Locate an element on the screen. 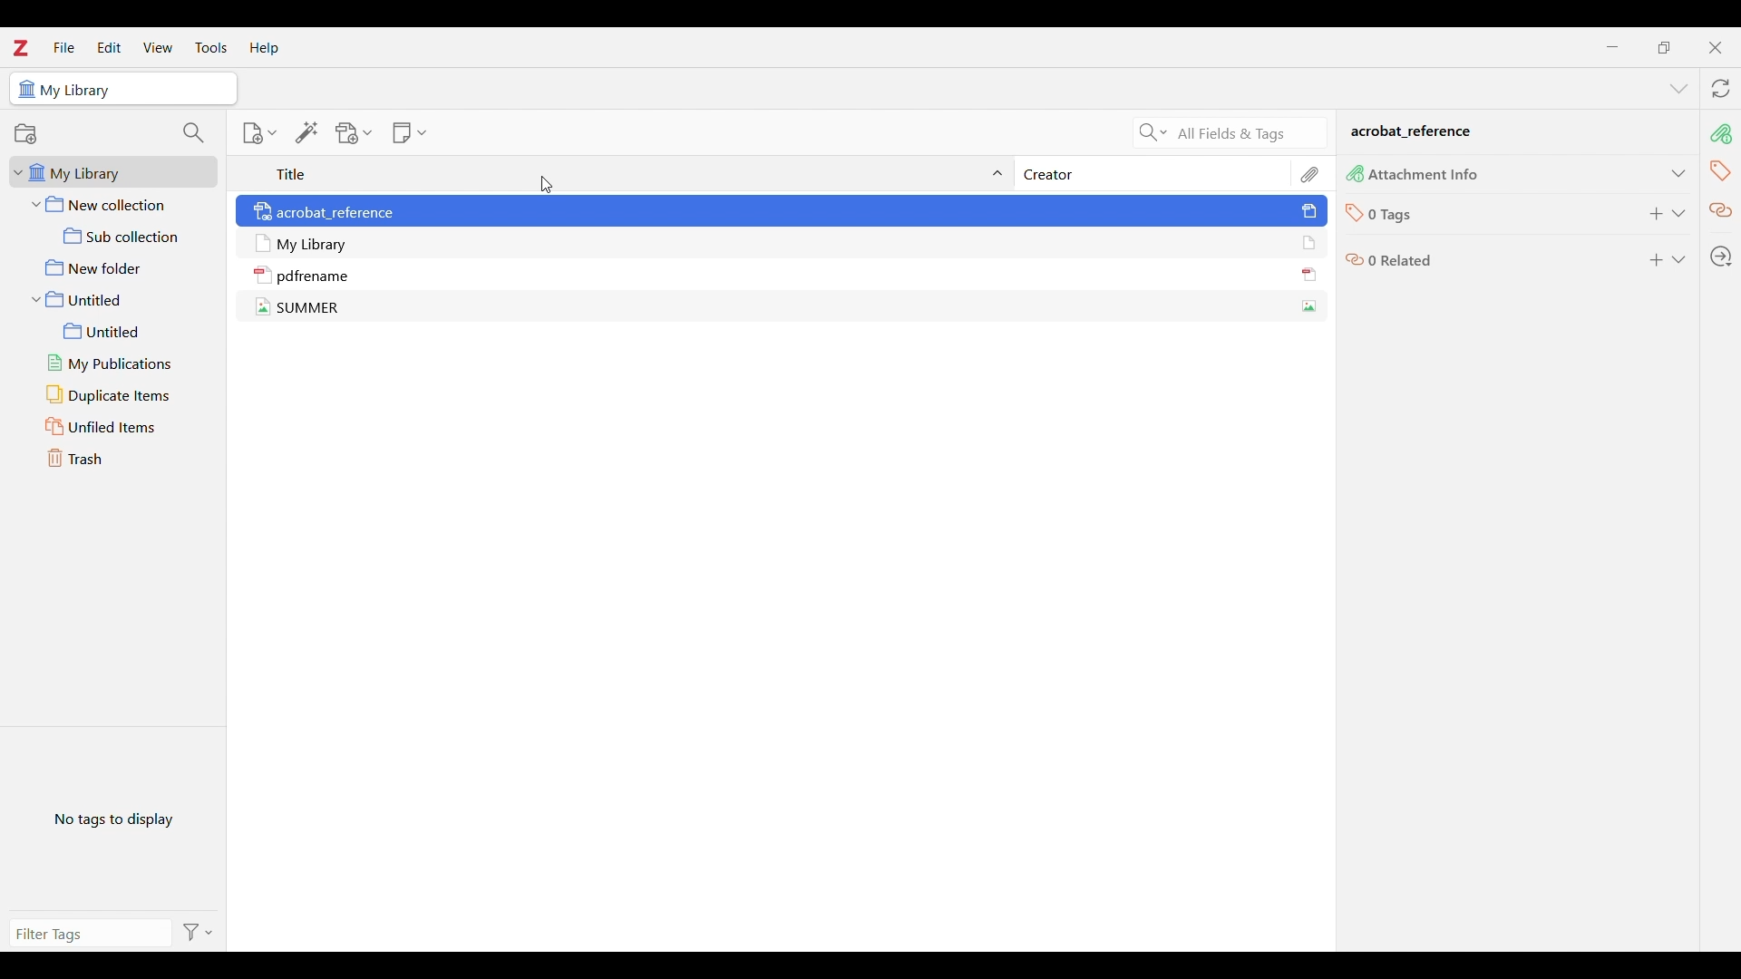 This screenshot has height=979, width=1741. icon is located at coordinates (1355, 262).